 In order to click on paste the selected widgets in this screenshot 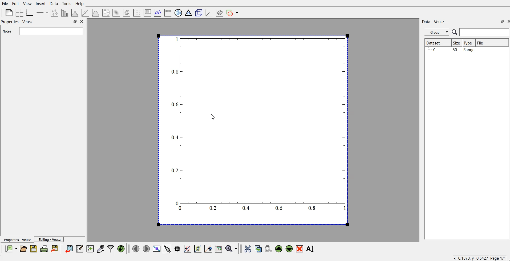, I will do `click(268, 249)`.